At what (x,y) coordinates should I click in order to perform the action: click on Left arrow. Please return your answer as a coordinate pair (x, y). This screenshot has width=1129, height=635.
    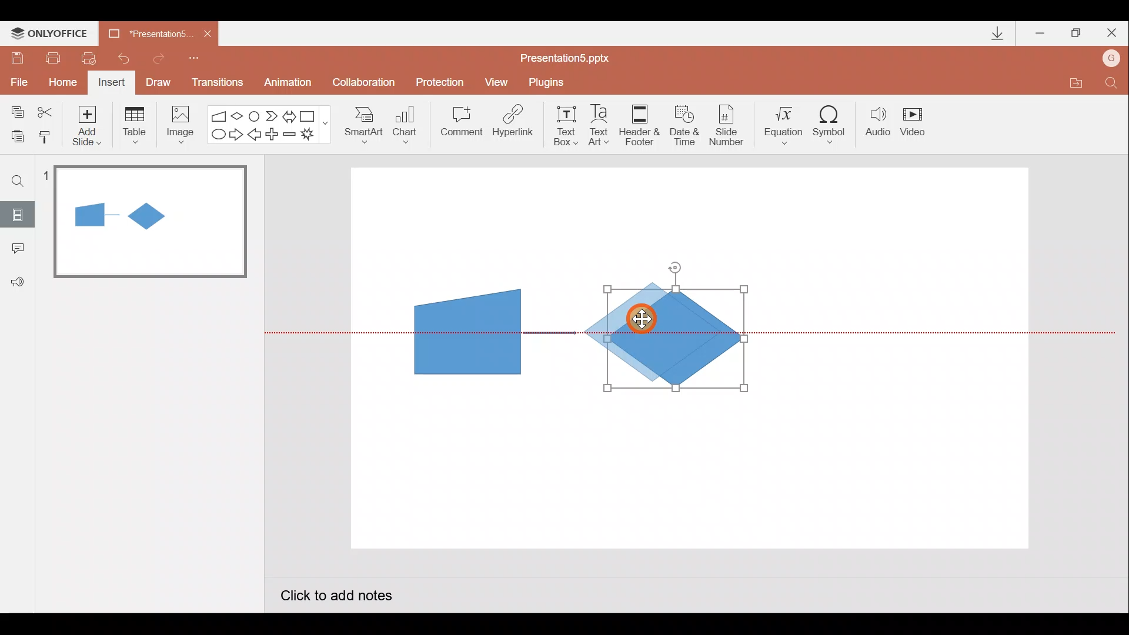
    Looking at the image, I should click on (255, 136).